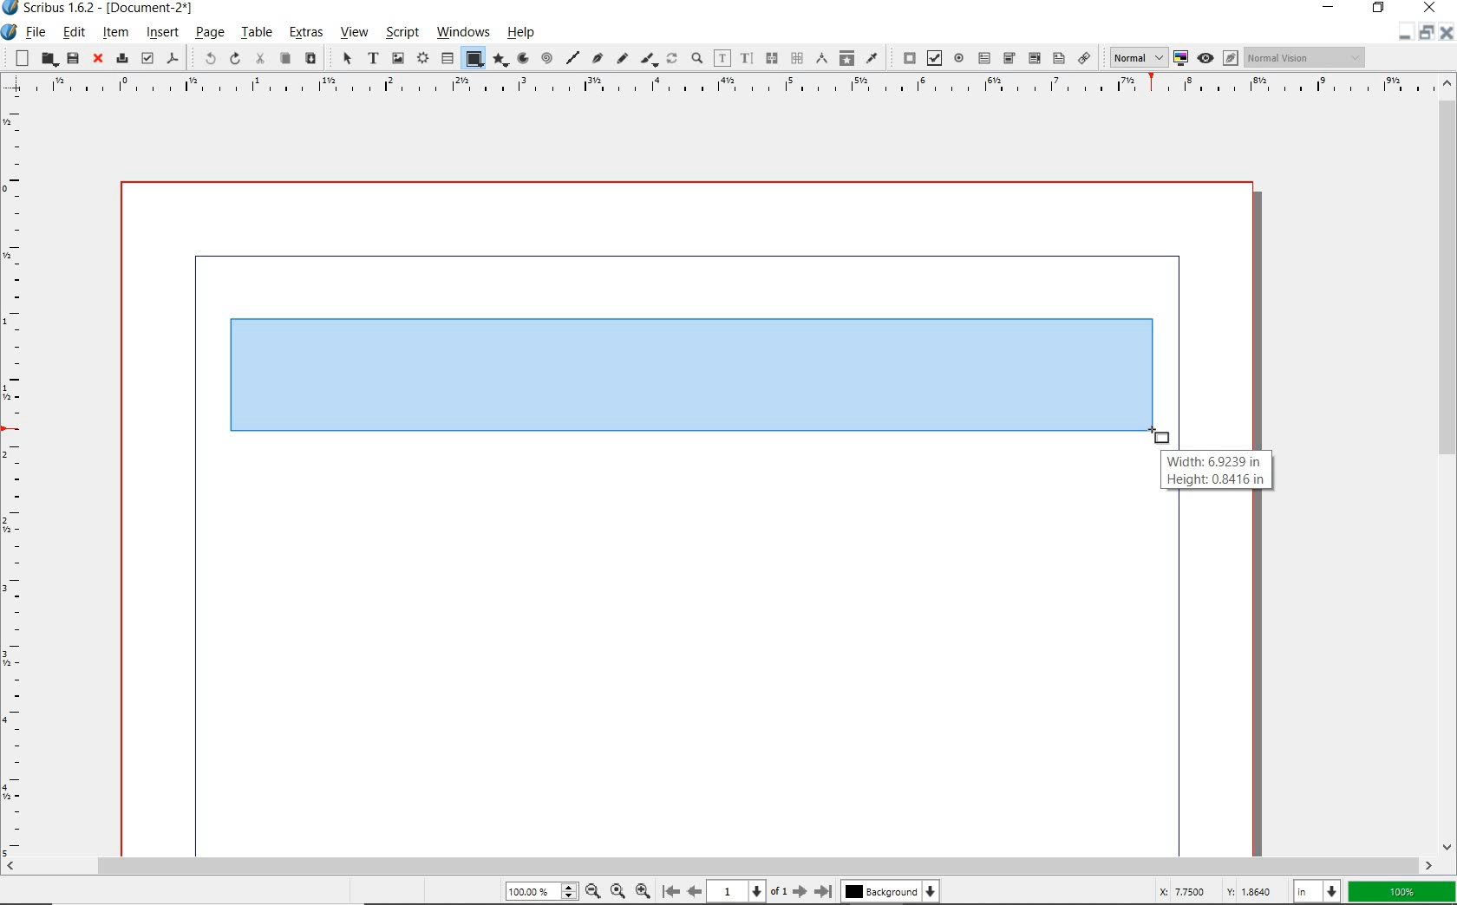 The image size is (1457, 905). Describe the element at coordinates (47, 59) in the screenshot. I see `open` at that location.